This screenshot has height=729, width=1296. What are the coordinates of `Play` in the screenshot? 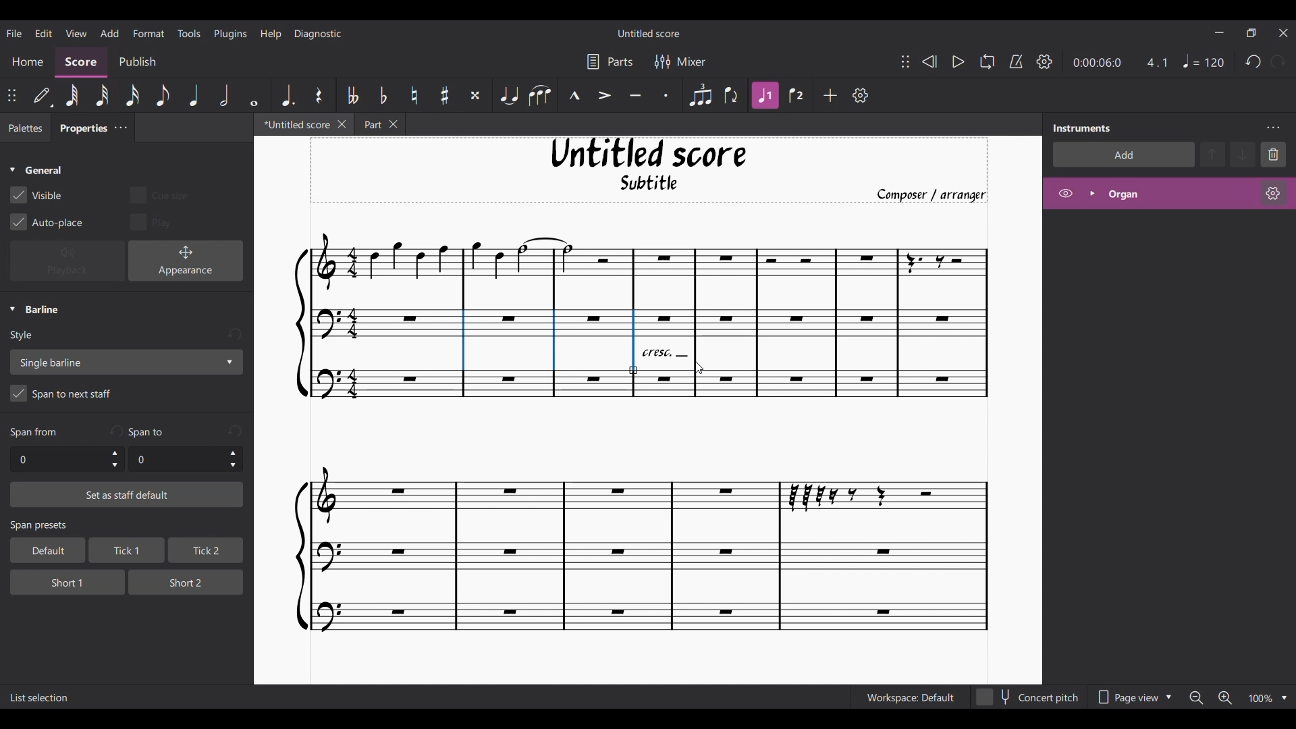 It's located at (958, 62).